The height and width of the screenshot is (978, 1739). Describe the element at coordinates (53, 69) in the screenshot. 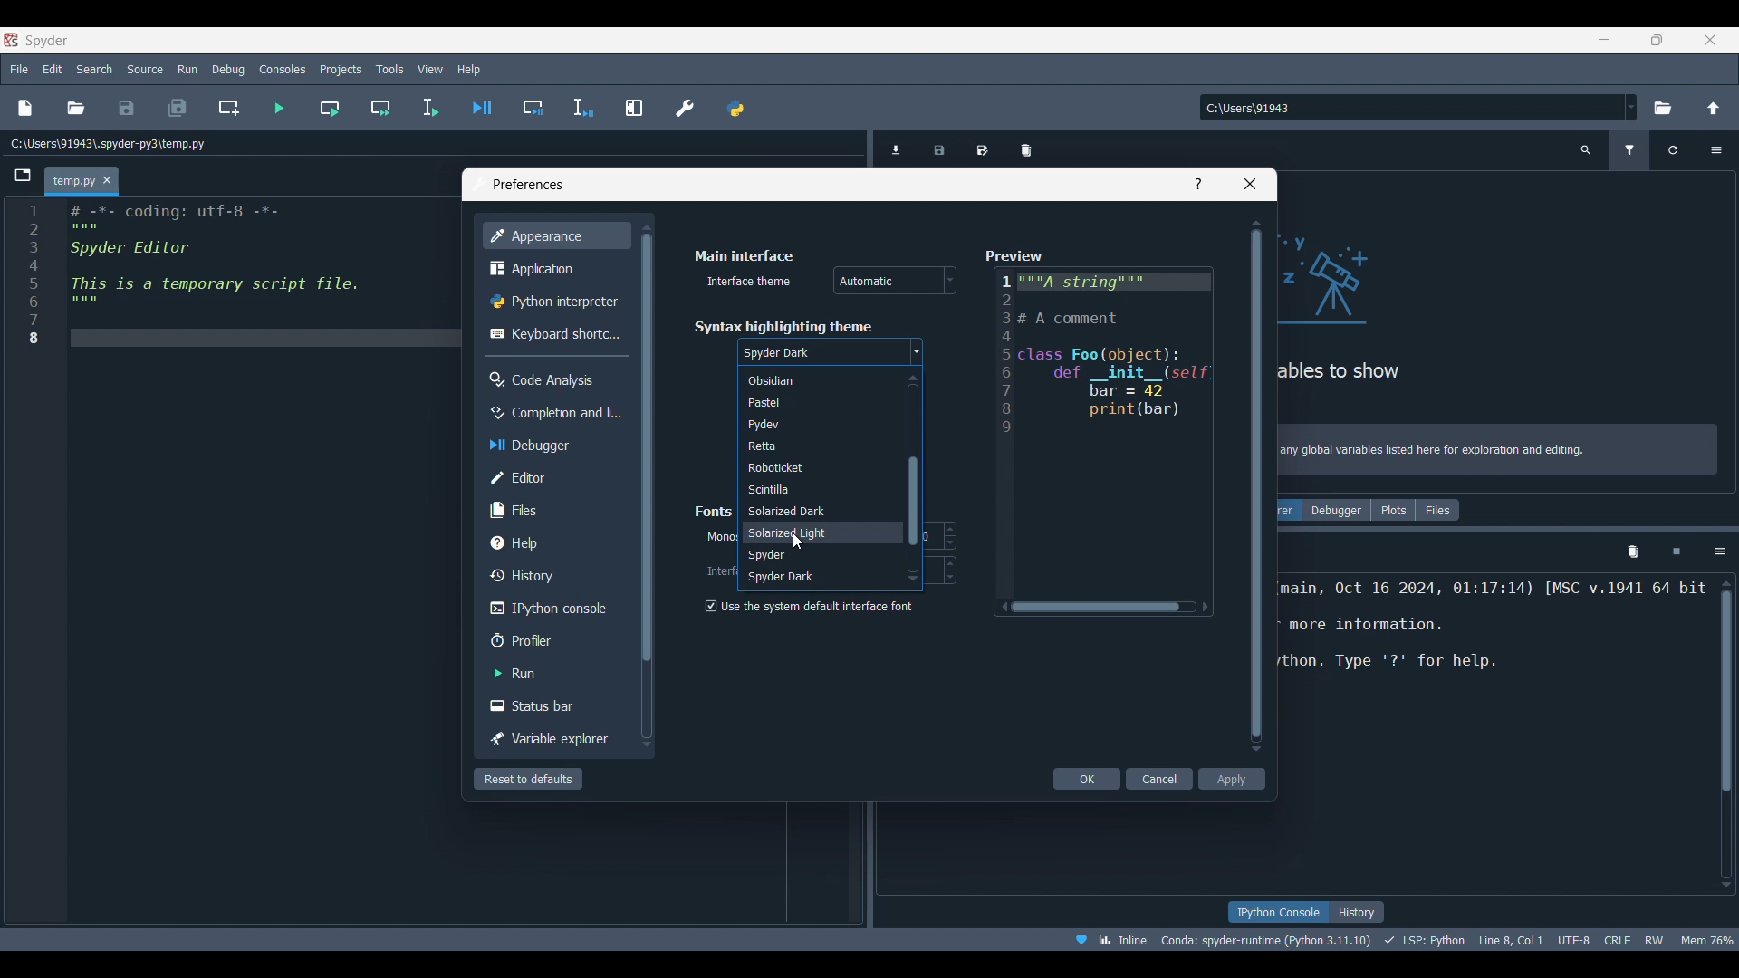

I see `Edit menu` at that location.